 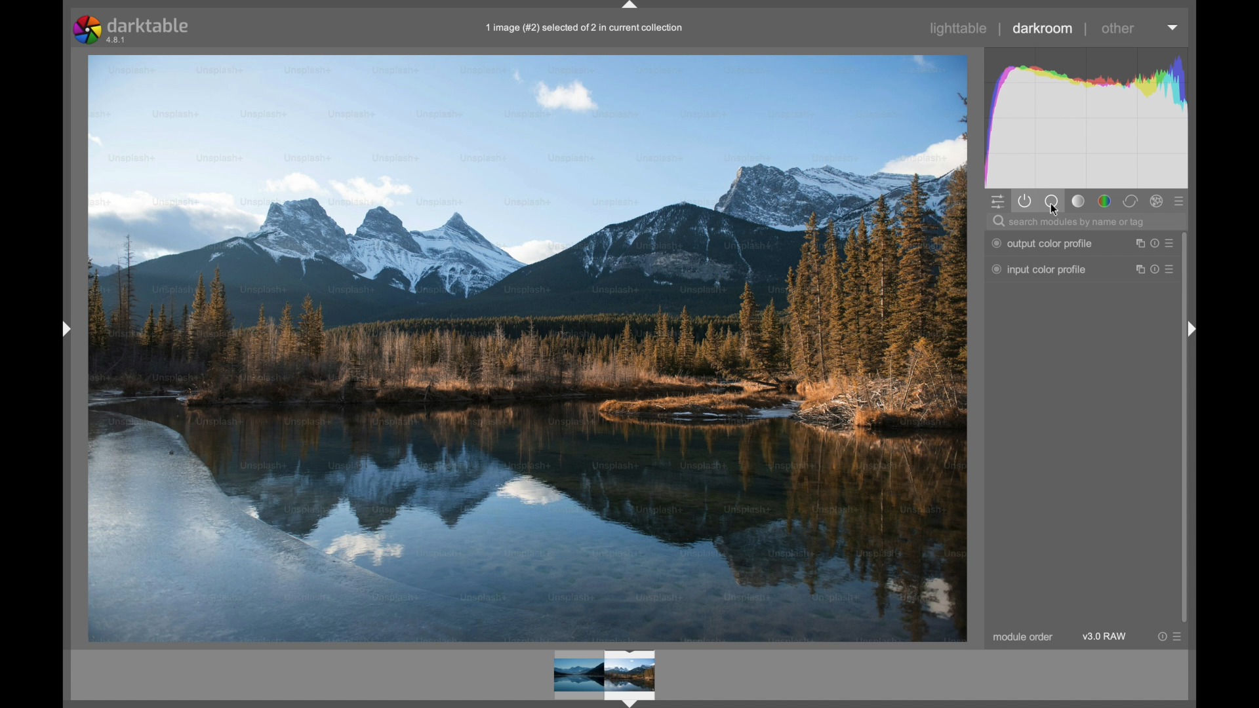 What do you see at coordinates (1079, 201) in the screenshot?
I see `tone` at bounding box center [1079, 201].